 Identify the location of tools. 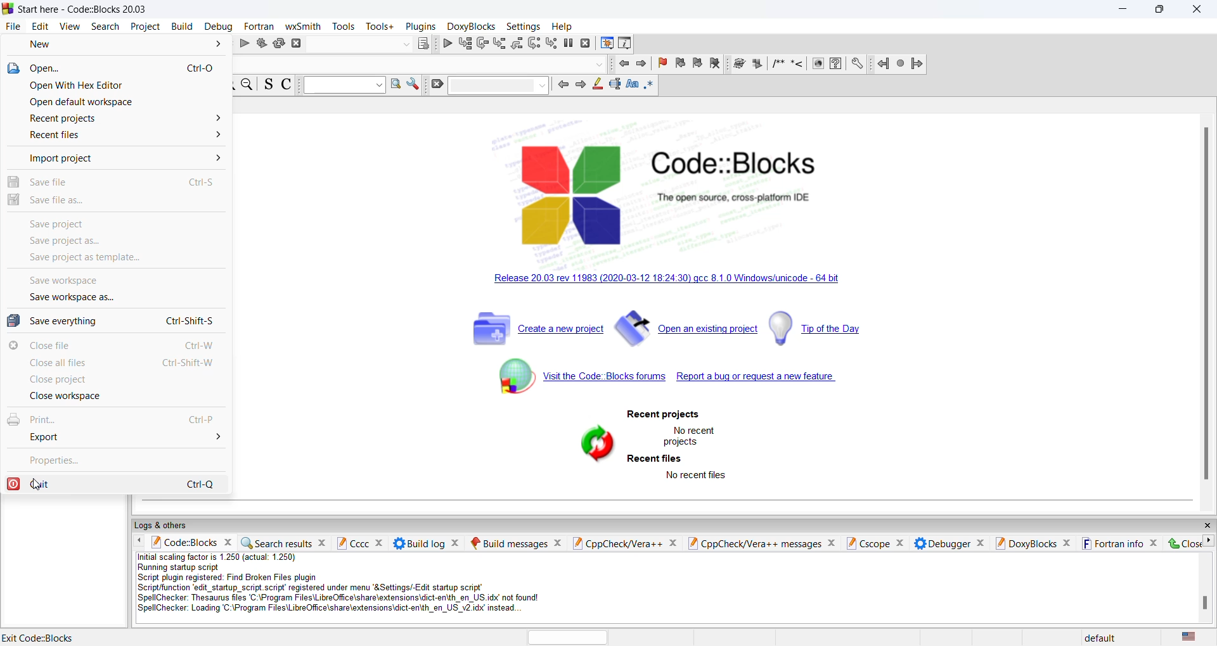
(344, 27).